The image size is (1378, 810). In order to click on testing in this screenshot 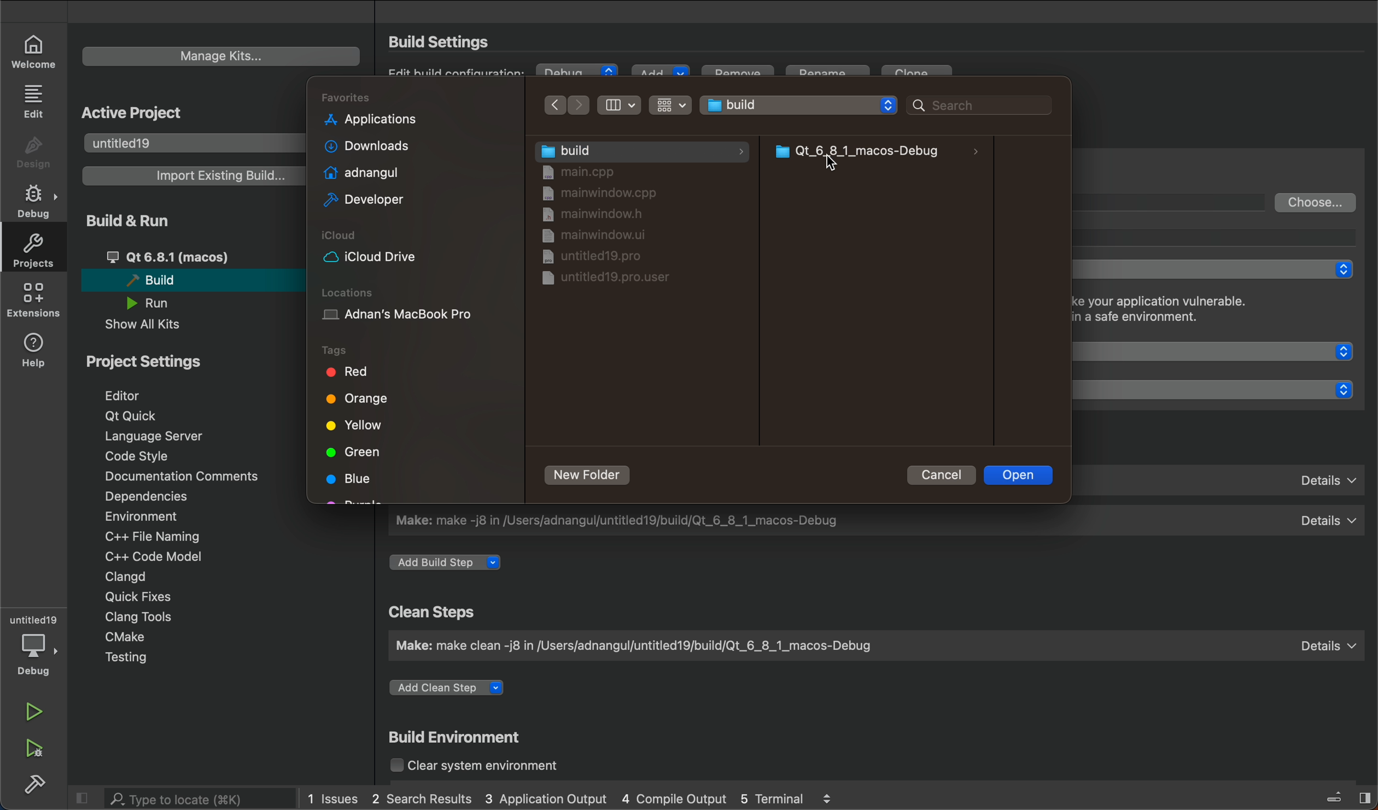, I will do `click(140, 659)`.